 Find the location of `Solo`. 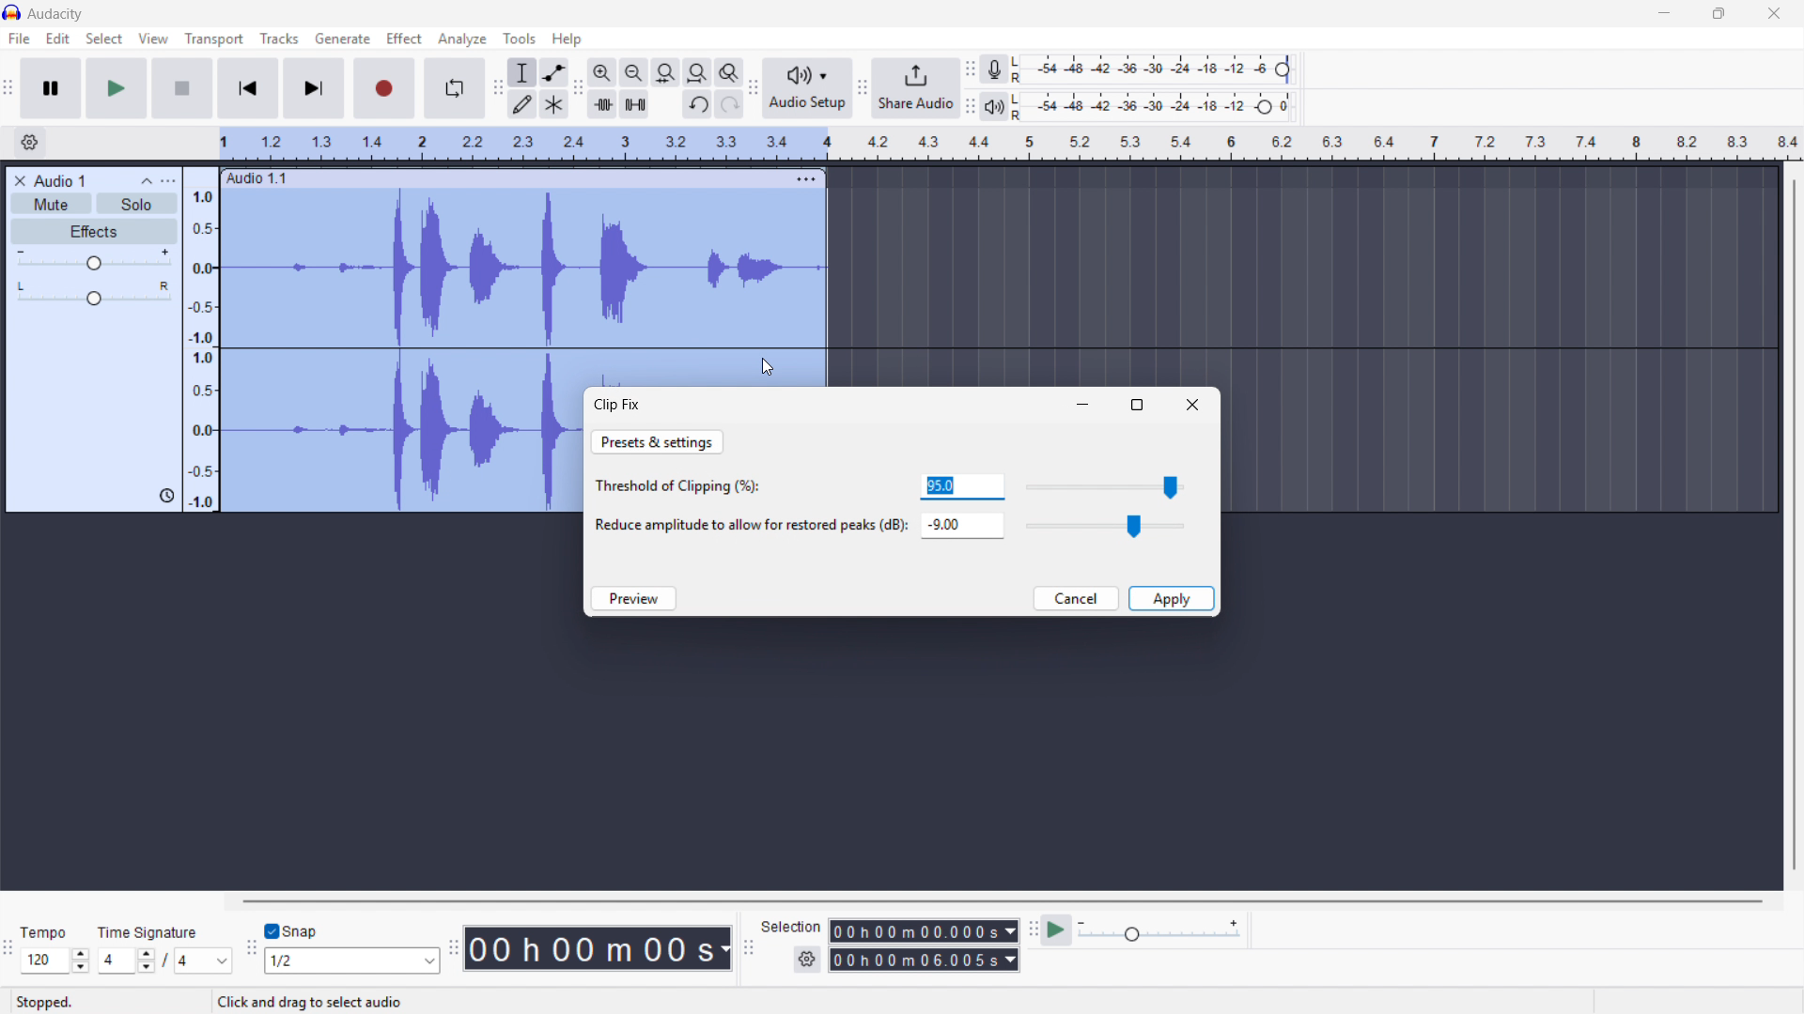

Solo is located at coordinates (137, 203).